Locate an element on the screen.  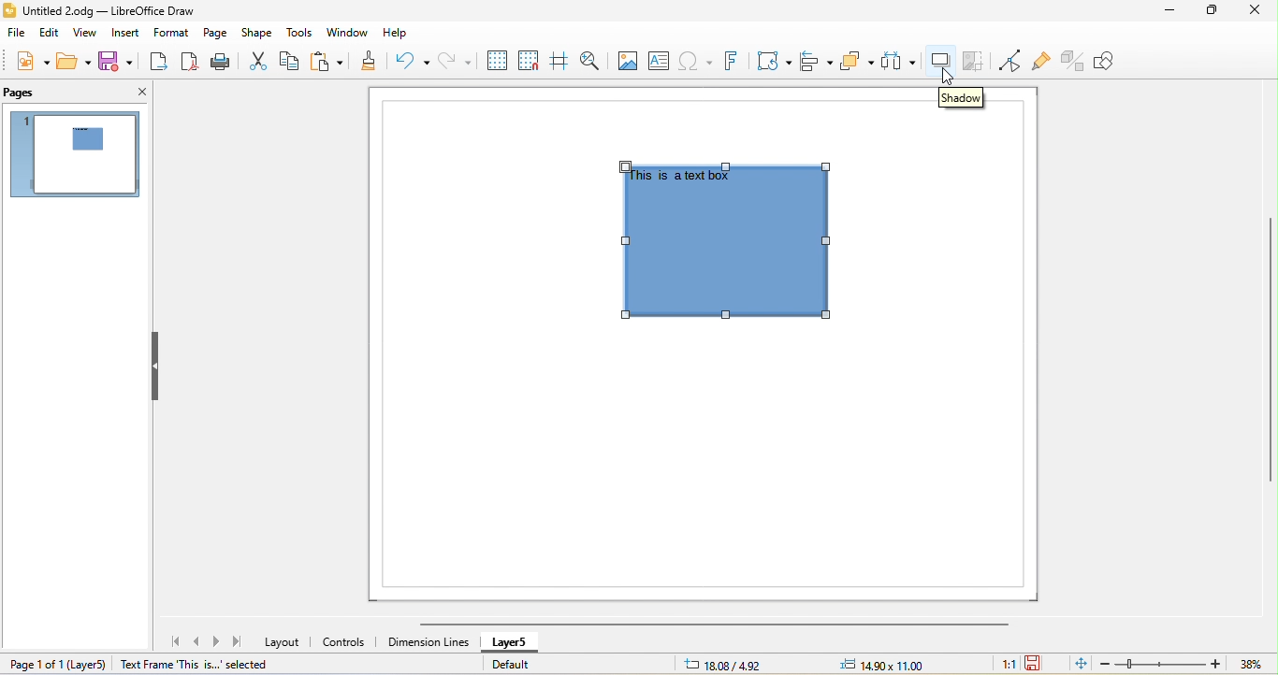
close is located at coordinates (1256, 9).